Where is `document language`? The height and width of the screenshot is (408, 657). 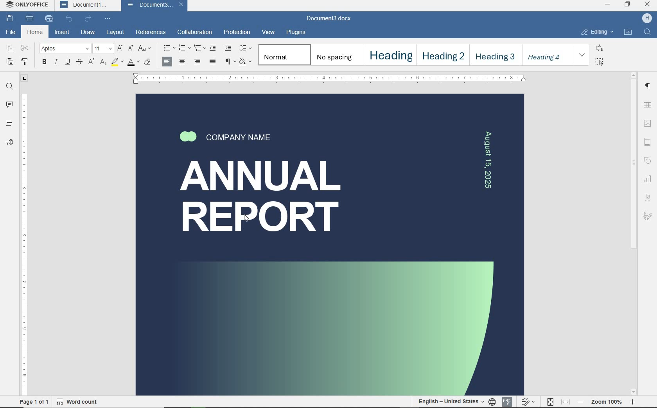
document language is located at coordinates (492, 401).